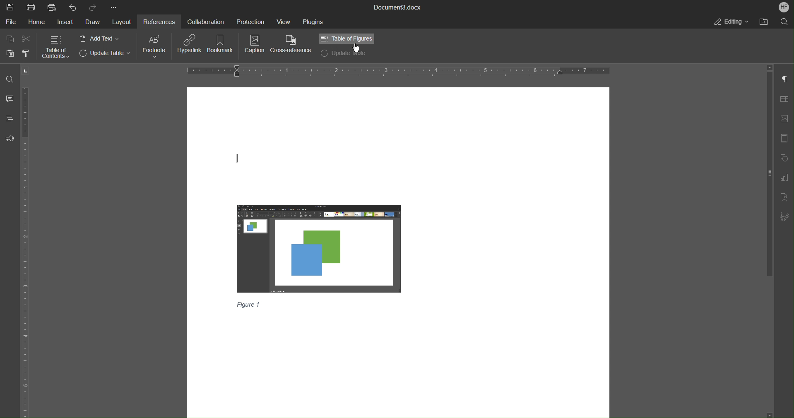  Describe the element at coordinates (785, 198) in the screenshot. I see `Text Art` at that location.